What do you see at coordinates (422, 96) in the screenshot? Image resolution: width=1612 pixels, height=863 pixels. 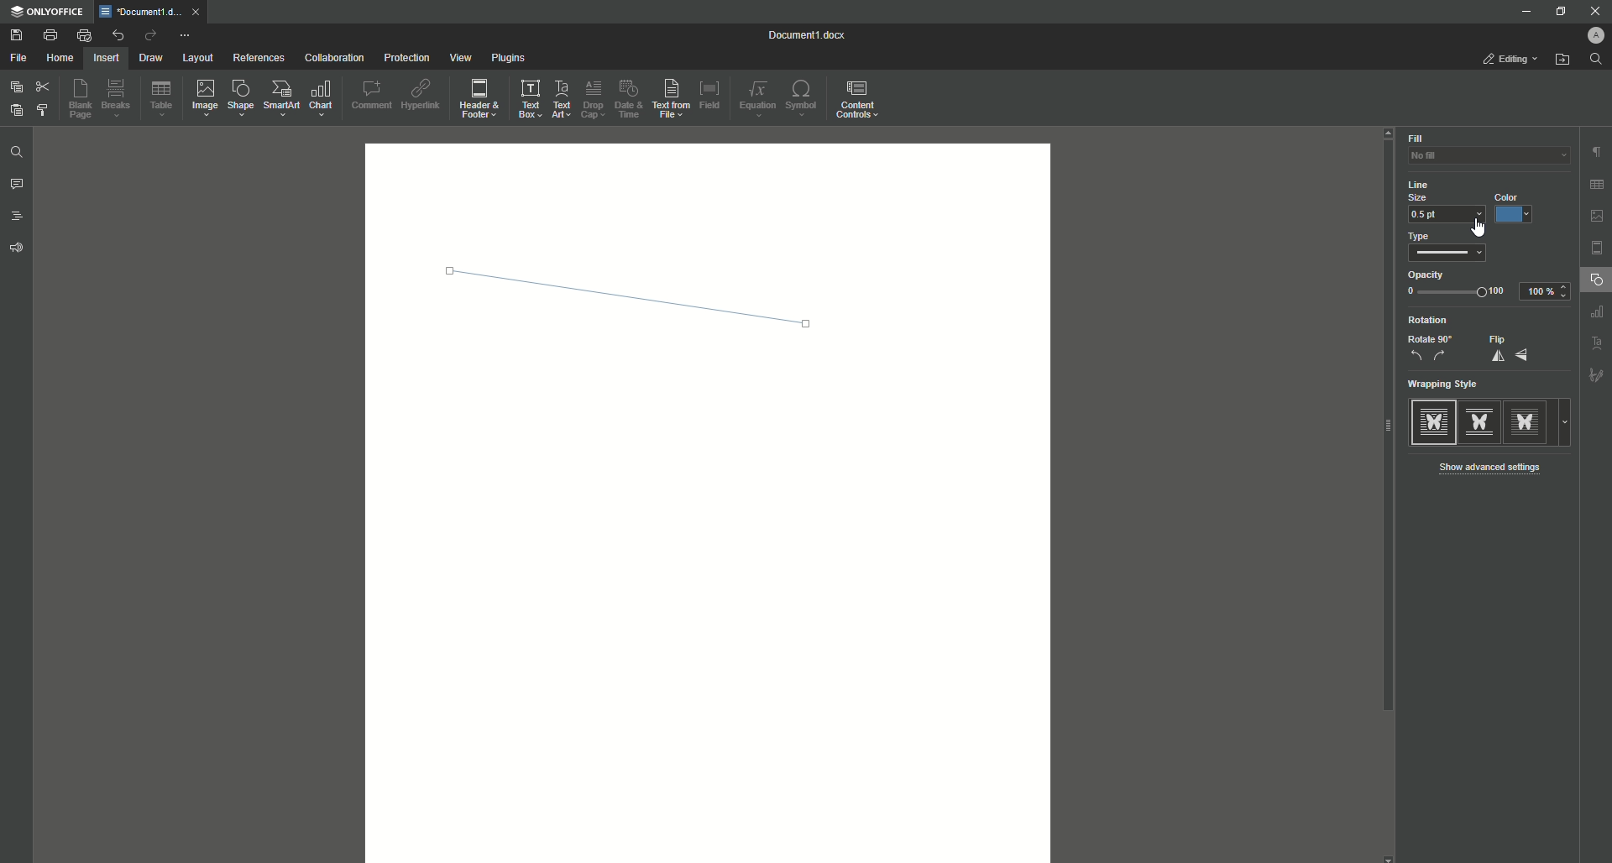 I see `Hyperlink` at bounding box center [422, 96].